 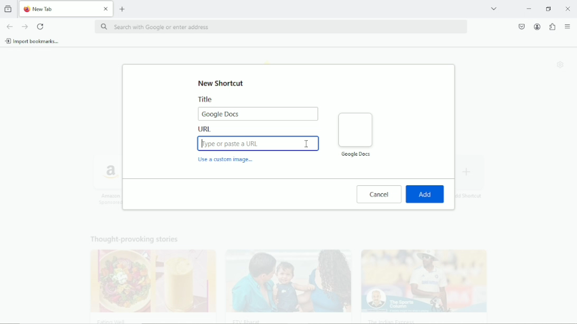 I want to click on minimize, so click(x=528, y=9).